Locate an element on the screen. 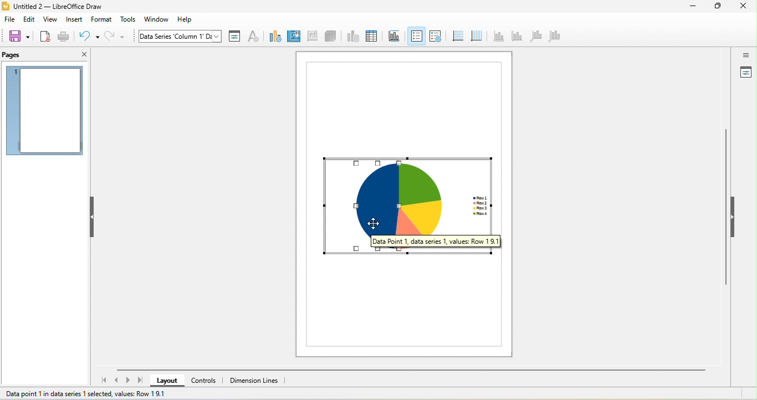  z axis is located at coordinates (534, 36).